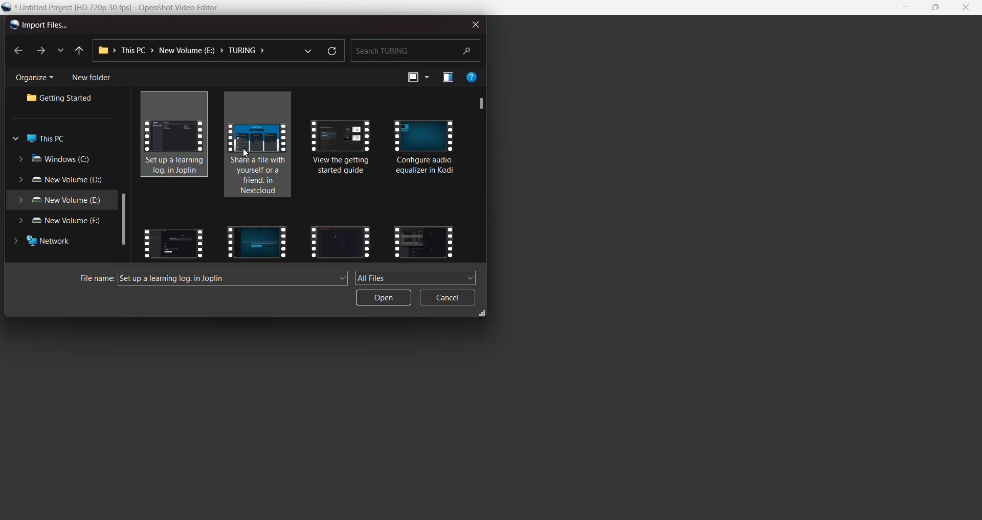 The height and width of the screenshot is (520, 982). I want to click on list, so click(59, 49).